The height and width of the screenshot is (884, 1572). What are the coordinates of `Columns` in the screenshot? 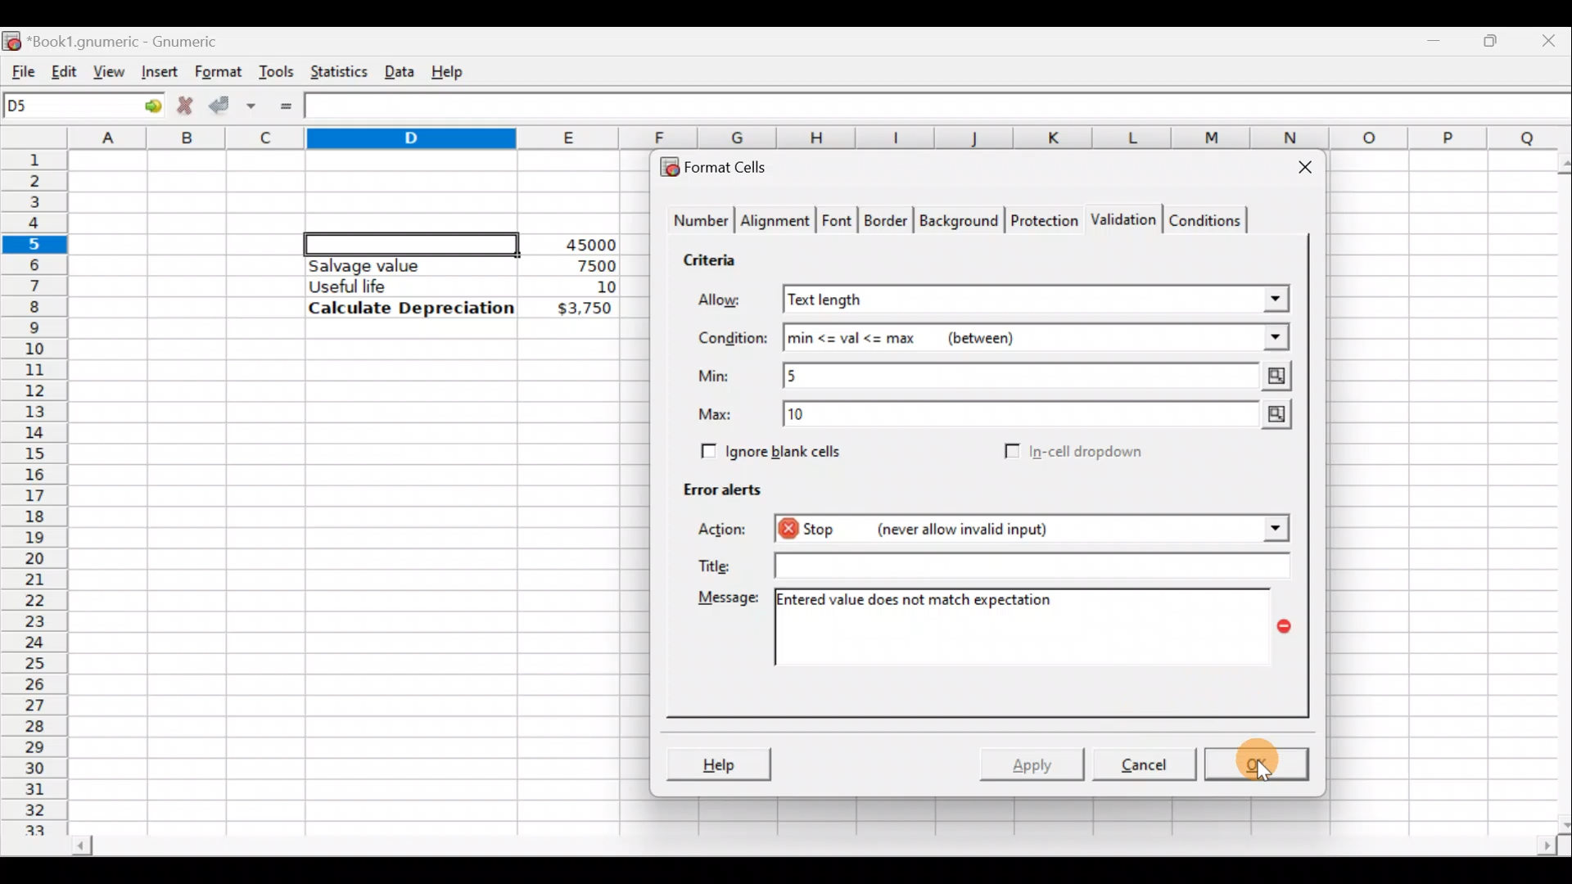 It's located at (822, 138).